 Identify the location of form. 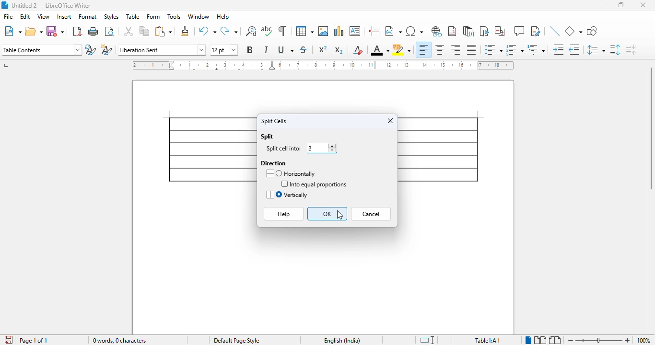
(153, 16).